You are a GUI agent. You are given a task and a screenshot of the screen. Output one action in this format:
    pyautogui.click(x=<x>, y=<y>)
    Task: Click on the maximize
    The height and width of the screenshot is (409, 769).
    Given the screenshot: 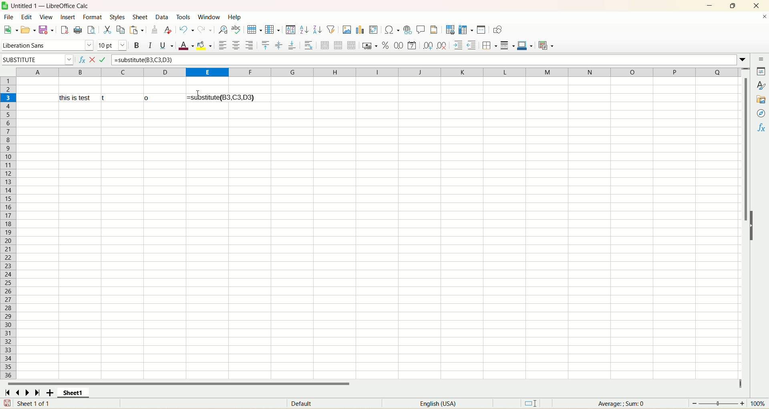 What is the action you would take?
    pyautogui.click(x=732, y=6)
    